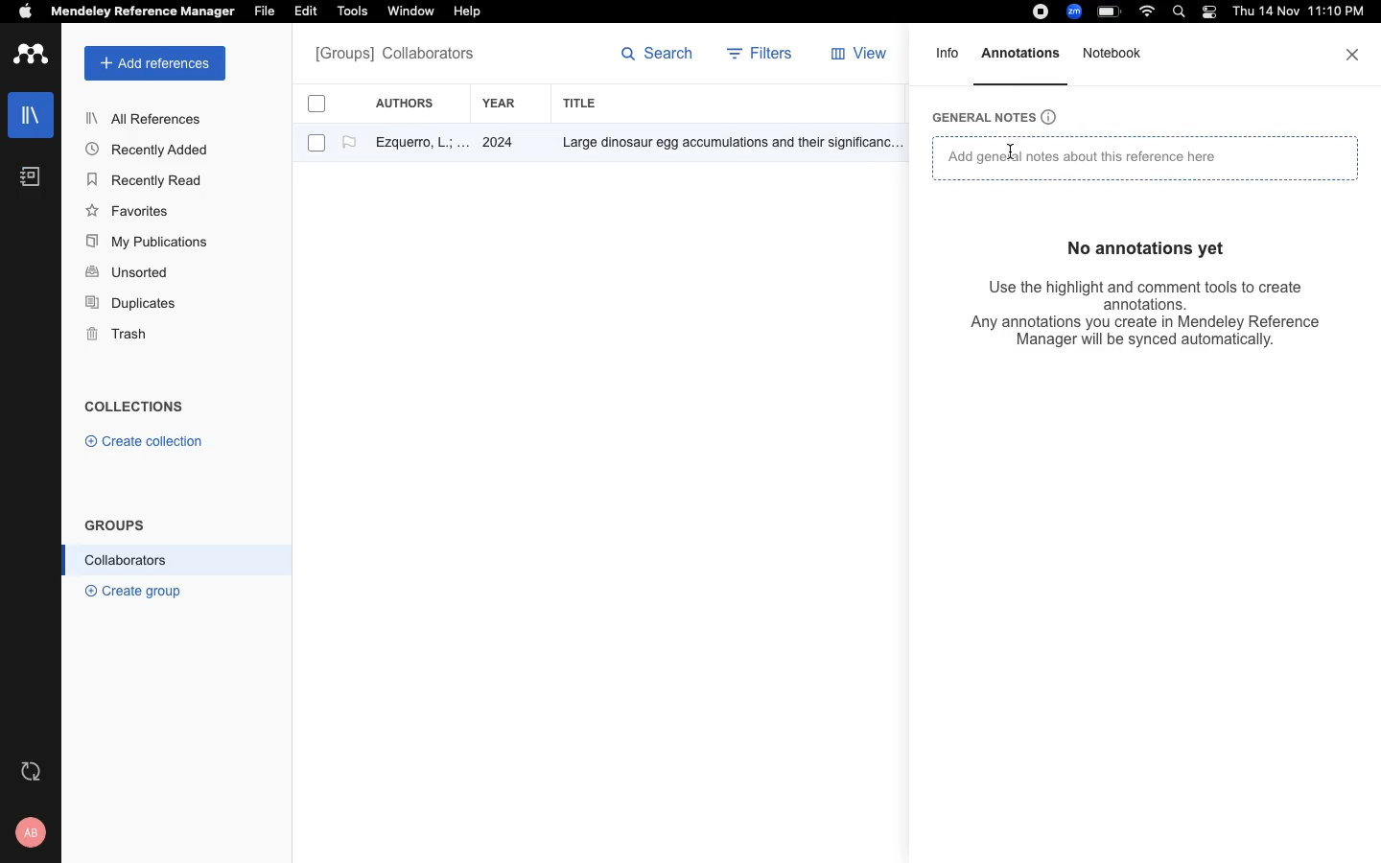  Describe the element at coordinates (132, 304) in the screenshot. I see `Duplicates` at that location.